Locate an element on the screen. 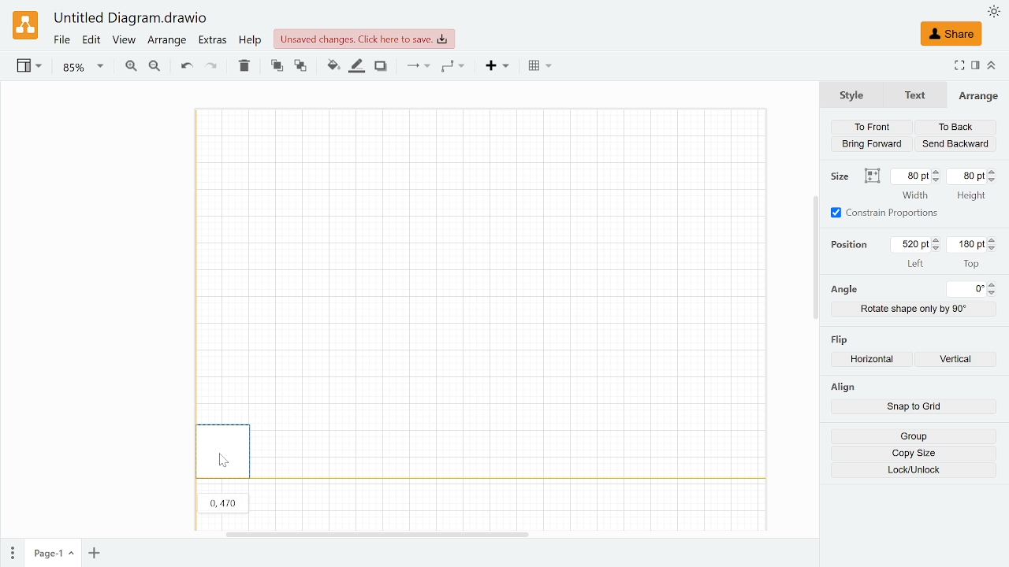 This screenshot has width=1009, height=567. Decrease angle is located at coordinates (994, 293).